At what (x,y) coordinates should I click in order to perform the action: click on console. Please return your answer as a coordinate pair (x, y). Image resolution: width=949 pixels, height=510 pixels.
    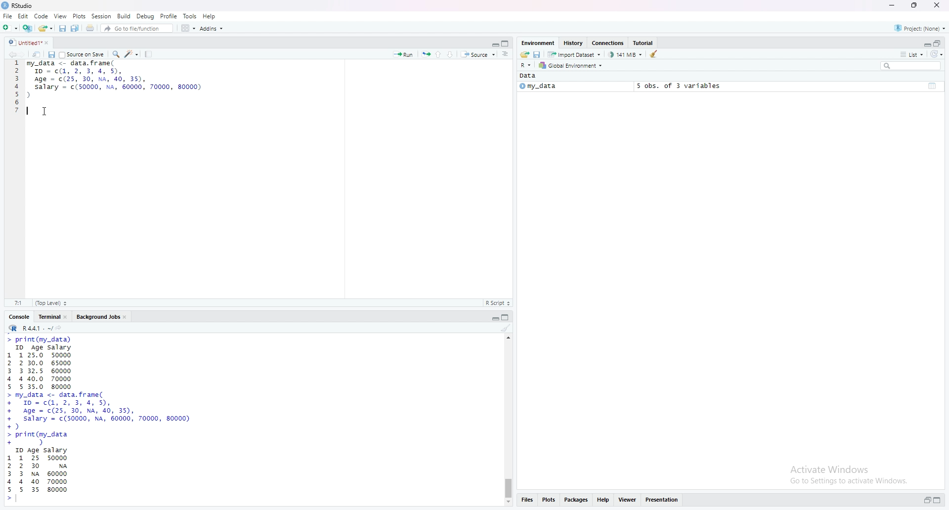
    Looking at the image, I should click on (20, 317).